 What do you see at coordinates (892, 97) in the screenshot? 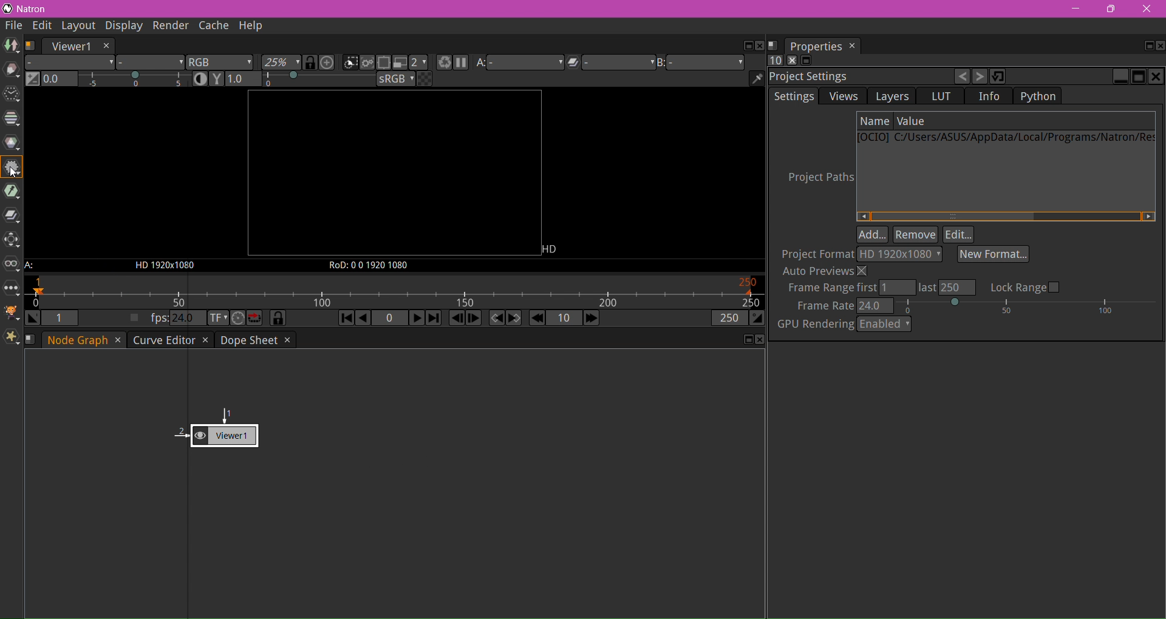
I see `Layers` at bounding box center [892, 97].